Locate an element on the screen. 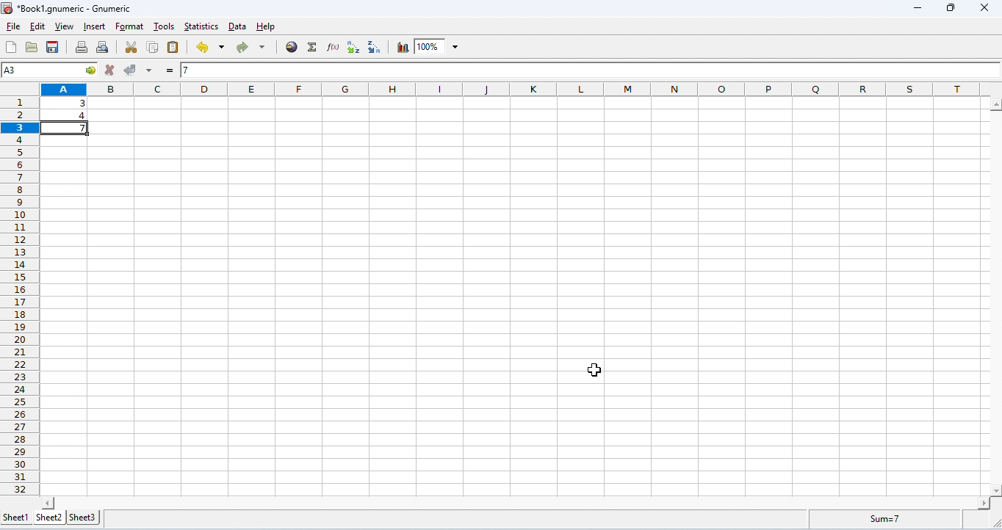  view is located at coordinates (65, 27).